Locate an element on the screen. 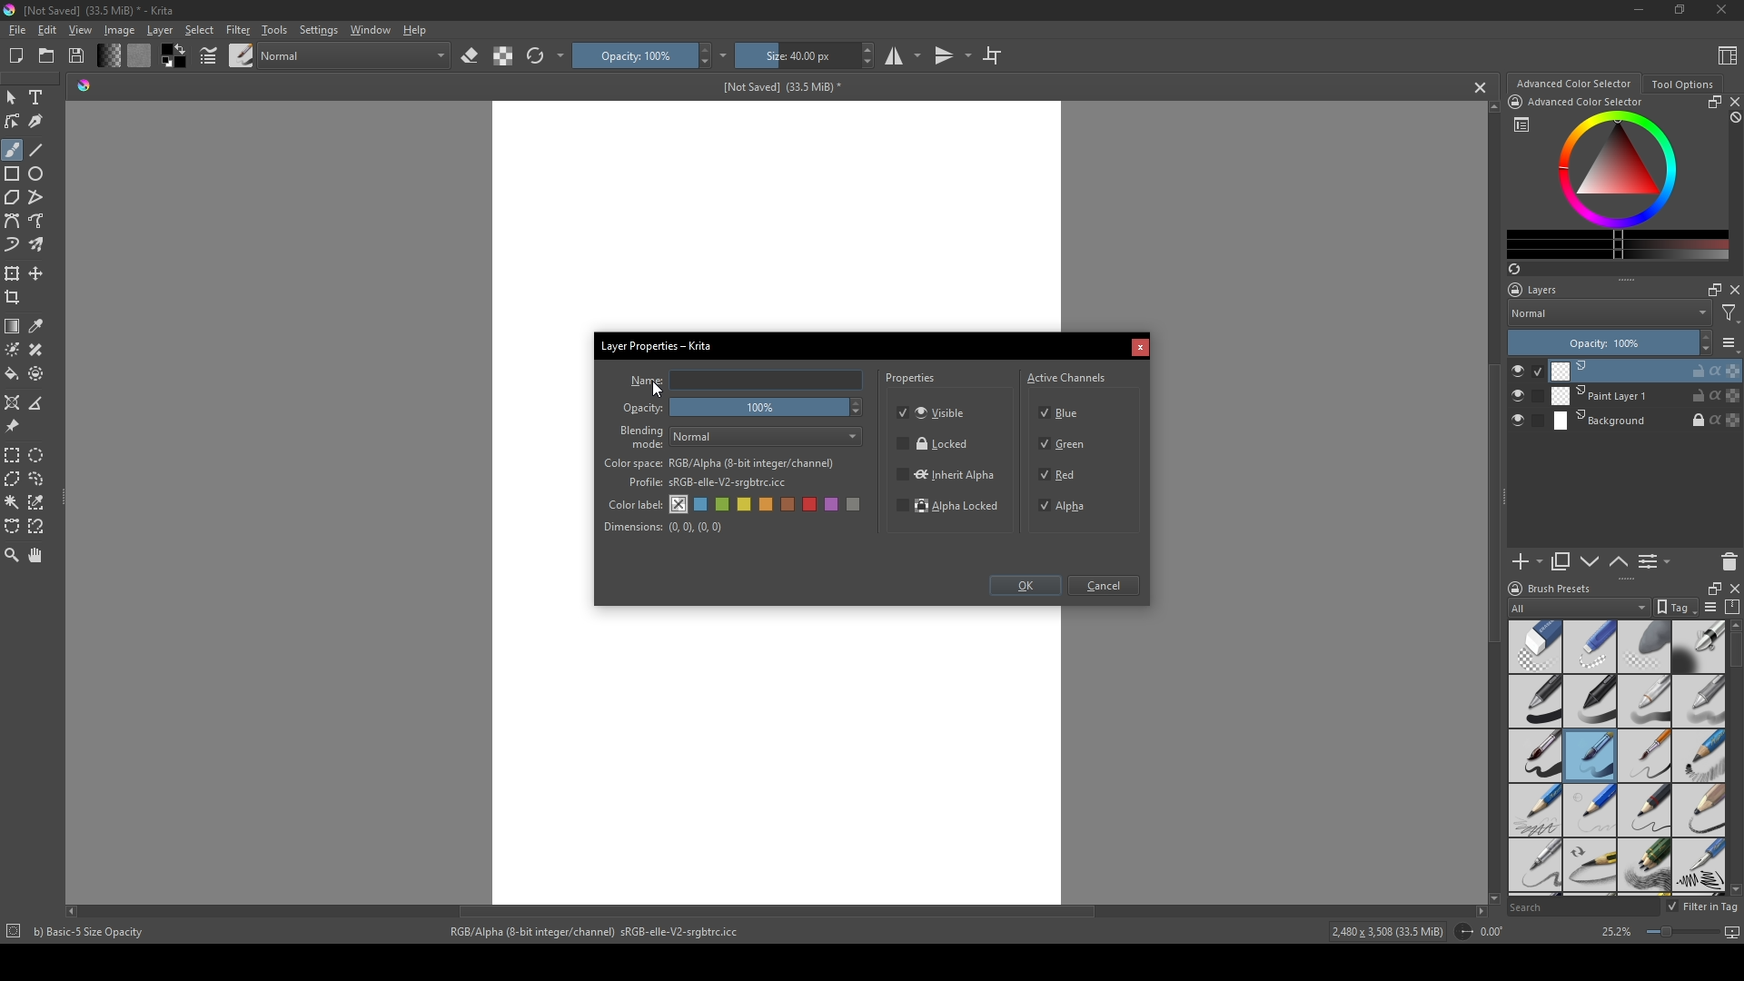  change shade is located at coordinates (108, 55).